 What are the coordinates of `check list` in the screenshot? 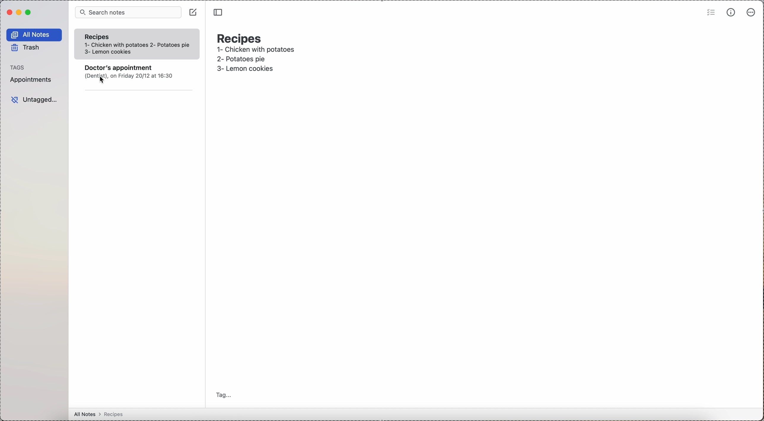 It's located at (710, 13).